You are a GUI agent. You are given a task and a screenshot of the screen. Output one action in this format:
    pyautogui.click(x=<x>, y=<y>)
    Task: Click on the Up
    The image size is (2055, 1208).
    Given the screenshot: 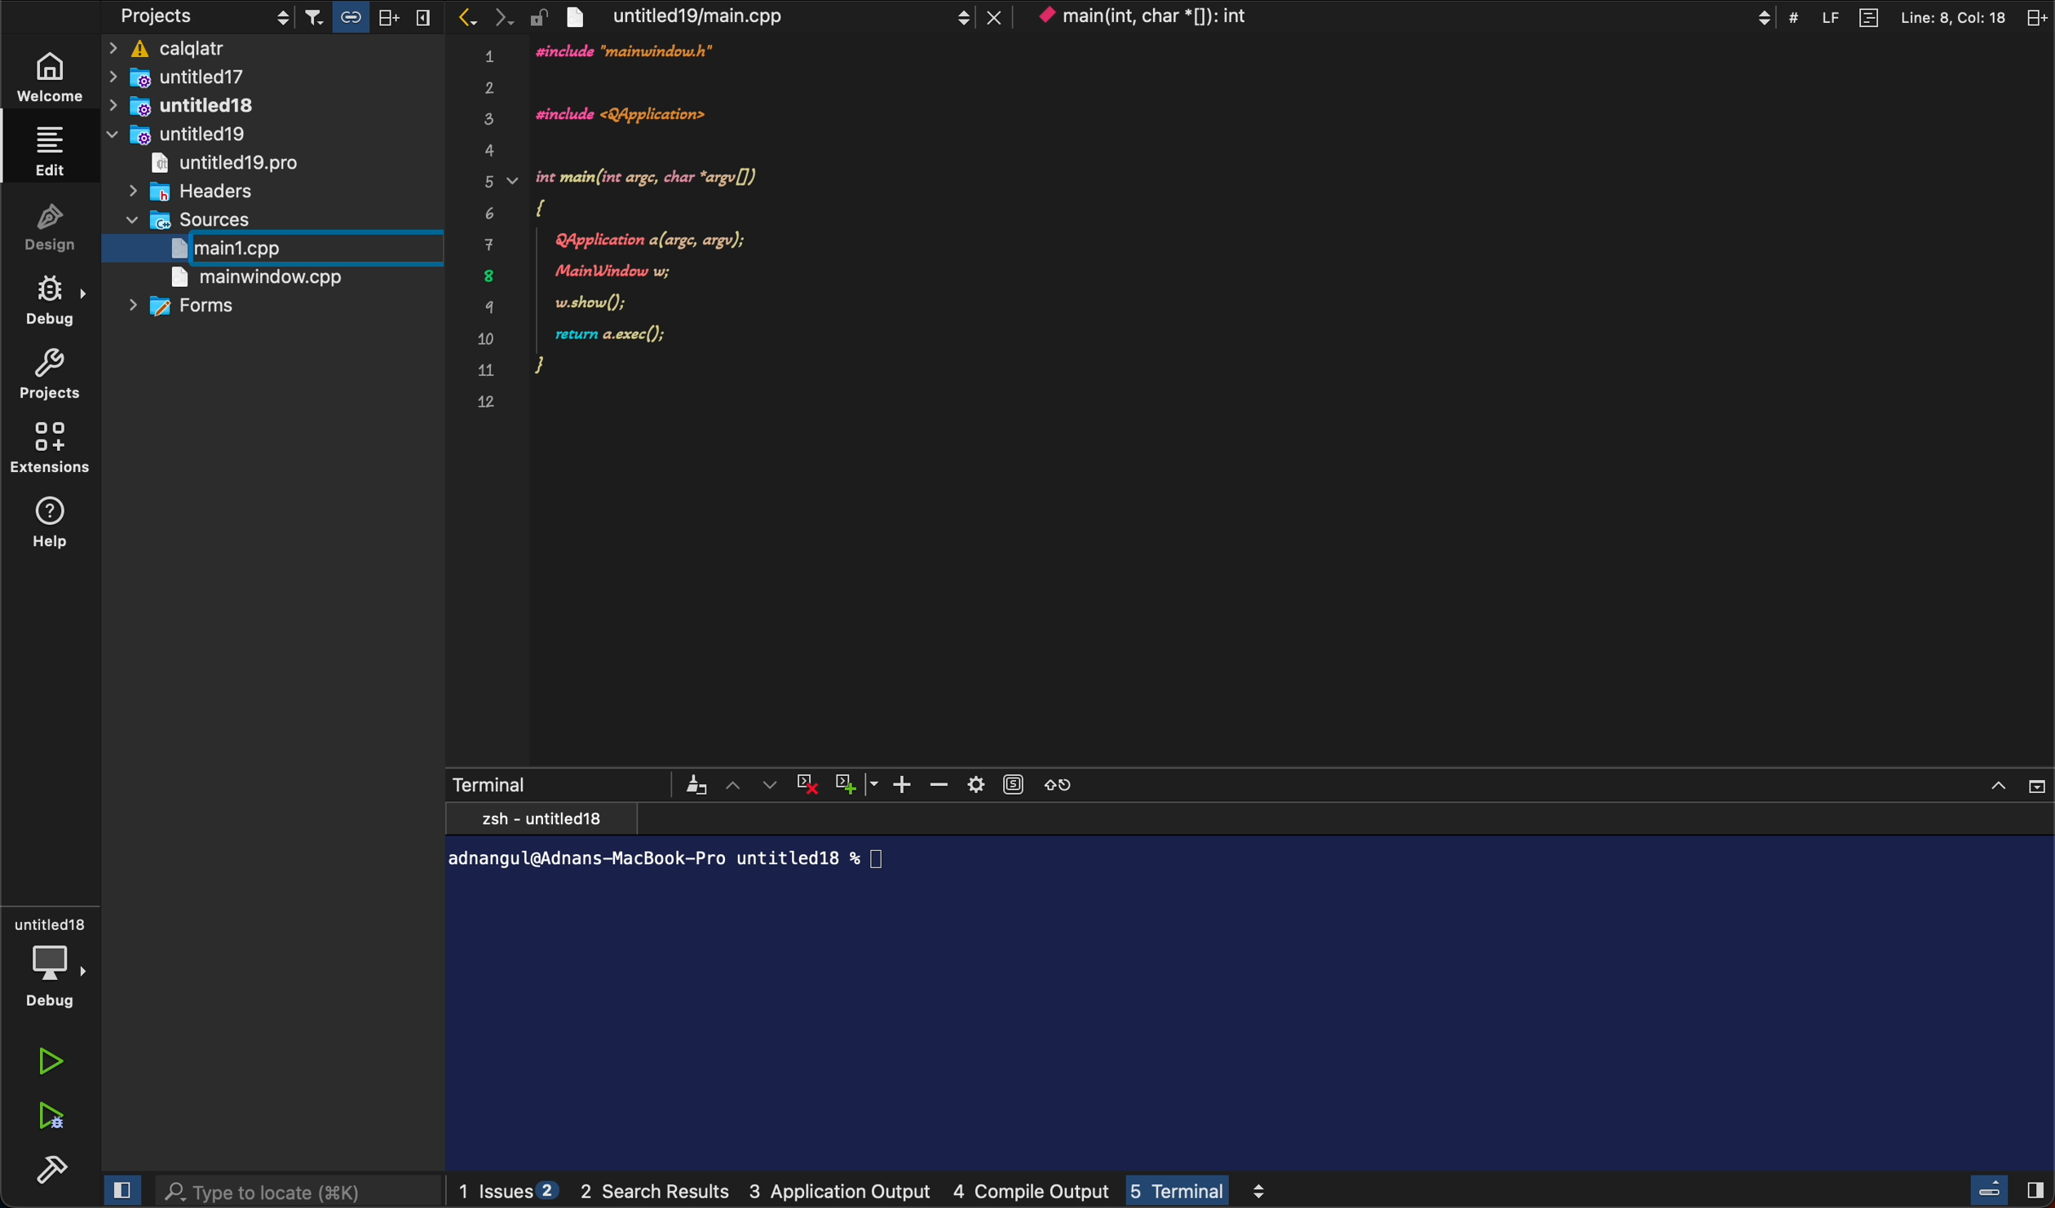 What is the action you would take?
    pyautogui.click(x=736, y=784)
    